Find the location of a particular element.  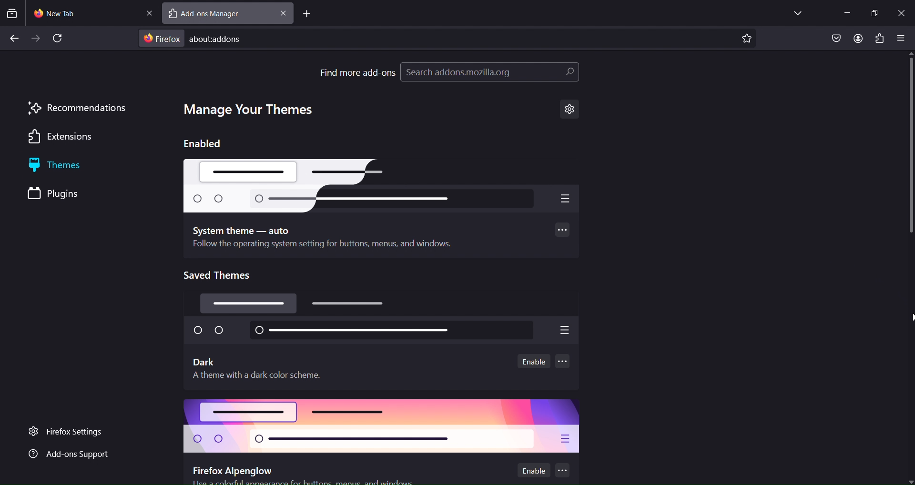

system theme auto image is located at coordinates (381, 185).